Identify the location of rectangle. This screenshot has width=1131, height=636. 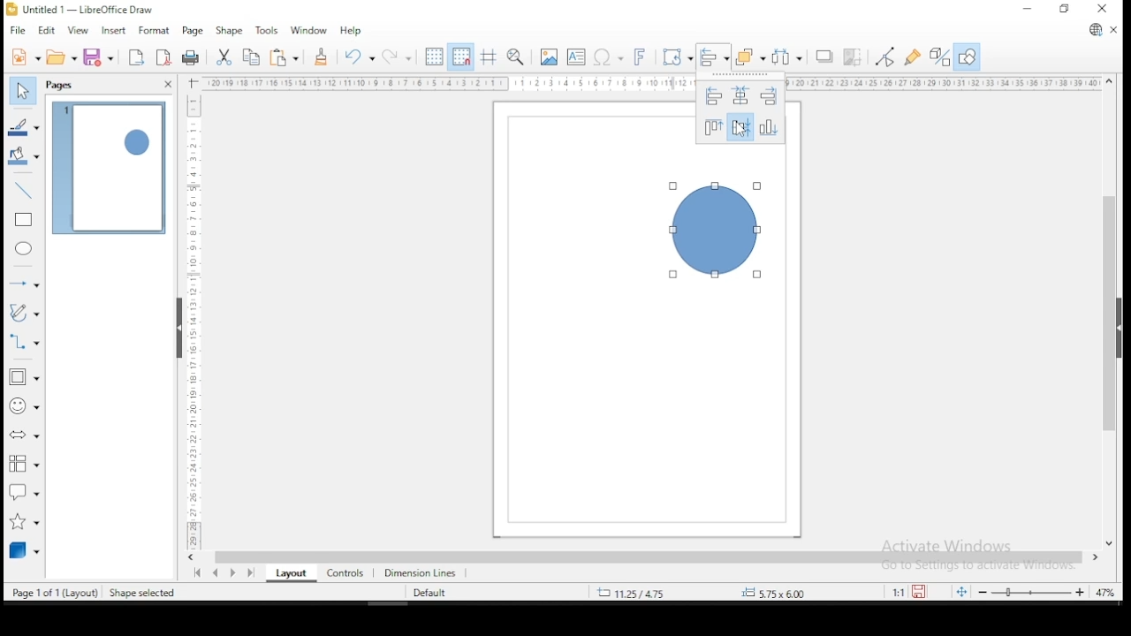
(25, 220).